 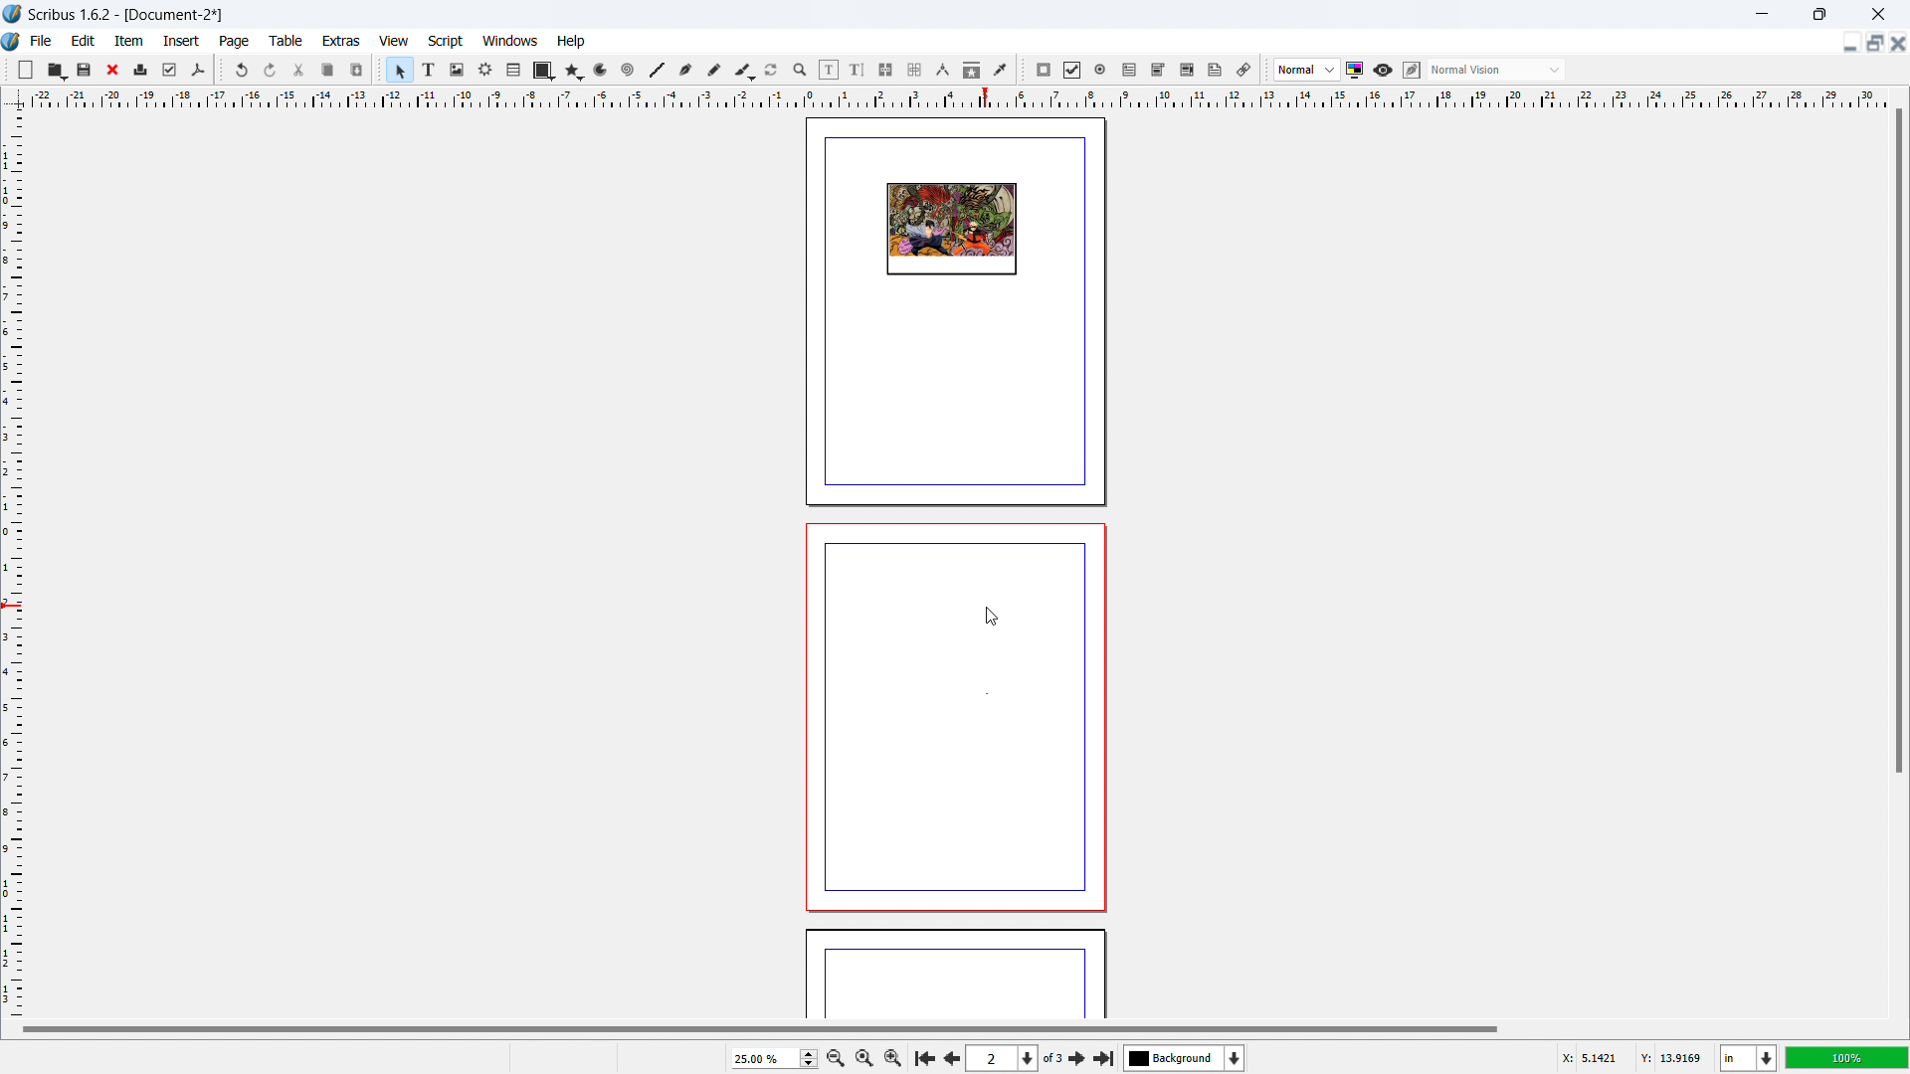 I want to click on pdf radio button, so click(x=1100, y=69).